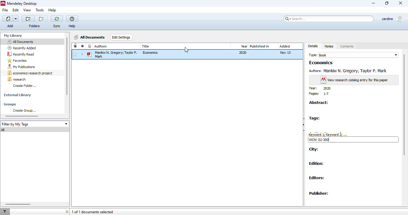 The height and width of the screenshot is (215, 408). Describe the element at coordinates (13, 35) in the screenshot. I see `my library` at that location.